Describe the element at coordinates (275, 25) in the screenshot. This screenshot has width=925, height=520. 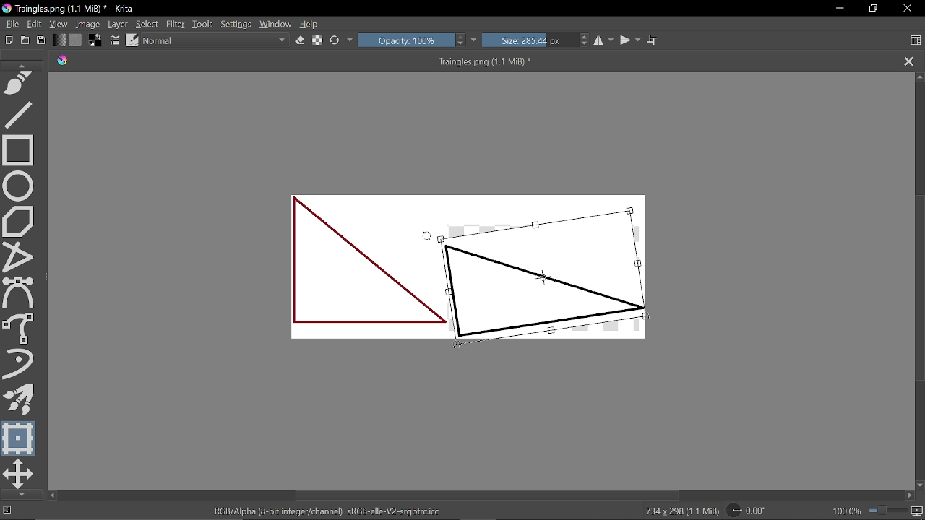
I see `Window` at that location.